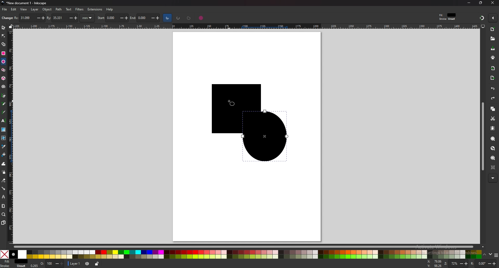 The width and height of the screenshot is (499, 268). Describe the element at coordinates (35, 10) in the screenshot. I see `layer` at that location.